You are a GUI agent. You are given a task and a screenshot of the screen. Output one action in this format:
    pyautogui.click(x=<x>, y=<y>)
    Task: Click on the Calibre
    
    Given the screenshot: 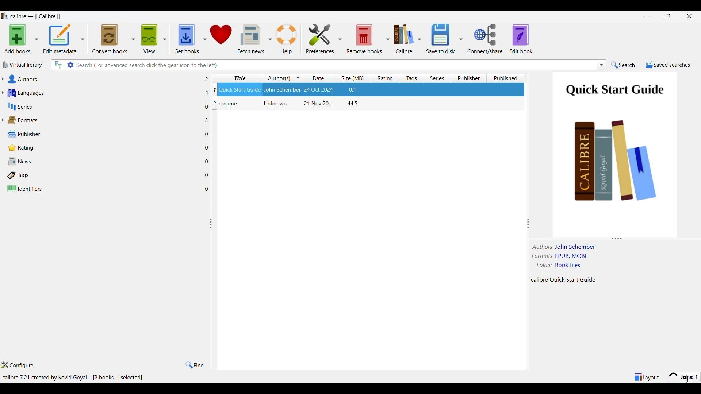 What is the action you would take?
    pyautogui.click(x=403, y=39)
    